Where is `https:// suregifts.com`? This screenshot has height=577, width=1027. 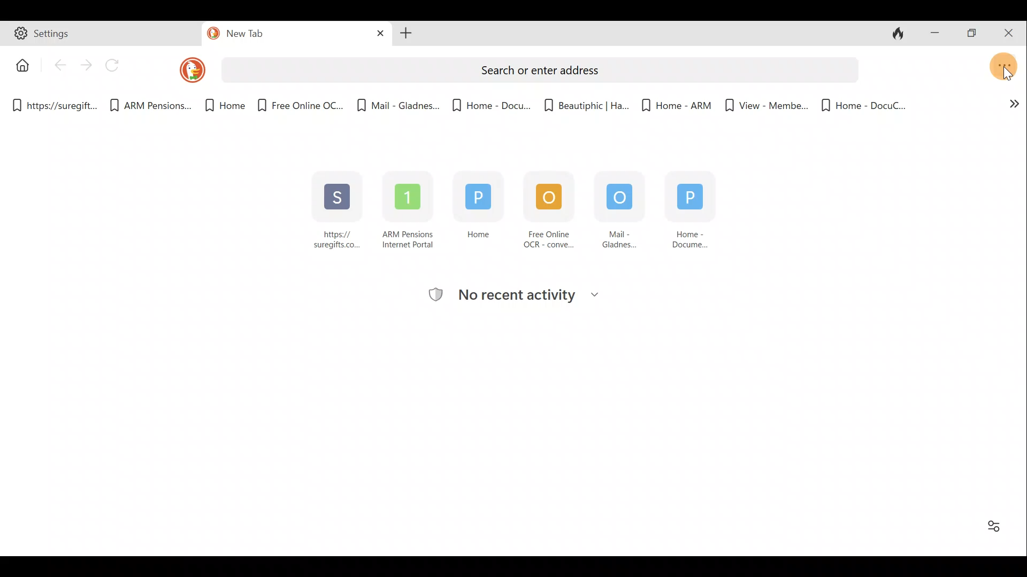 https:// suregifts.com is located at coordinates (338, 208).